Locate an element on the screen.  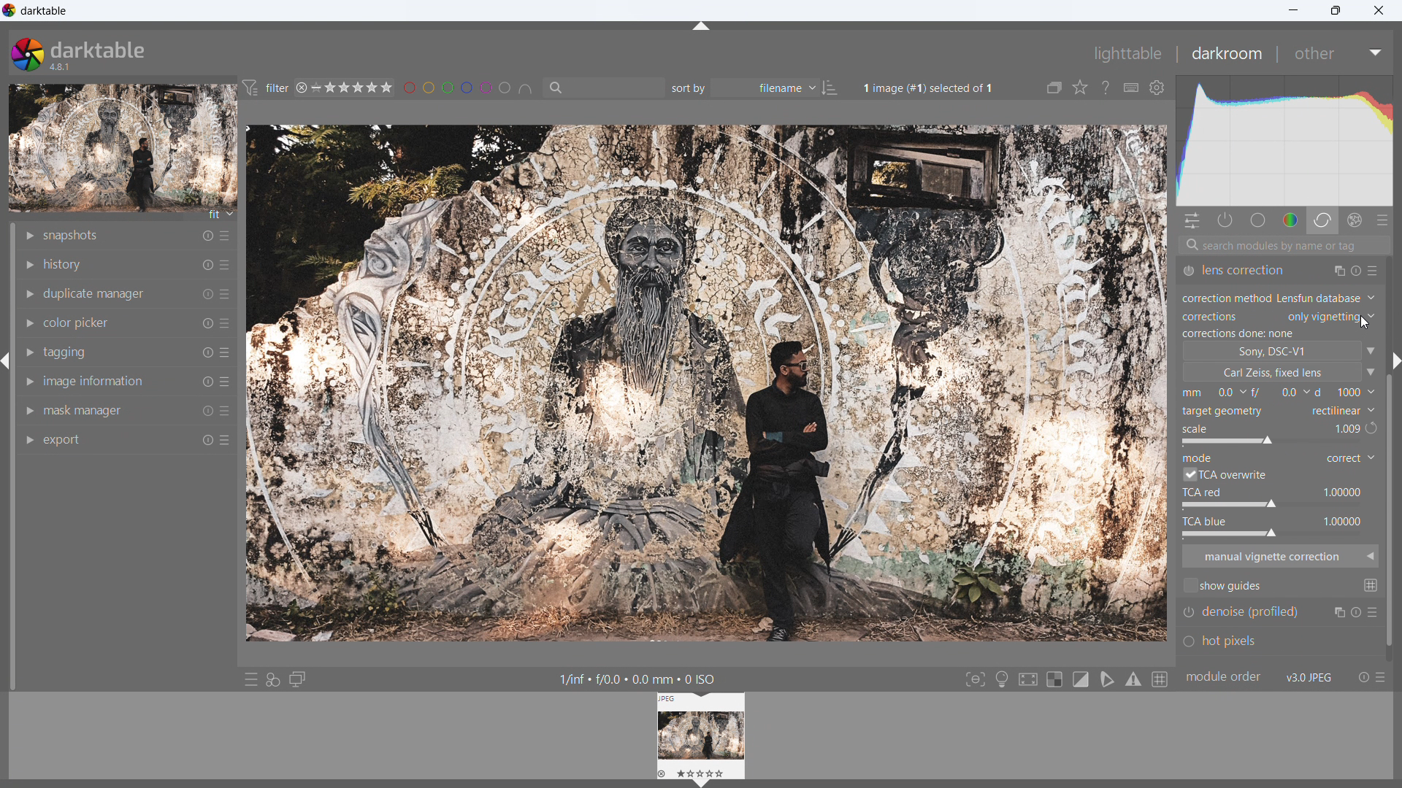
lighttable preview is located at coordinates (700, 736).